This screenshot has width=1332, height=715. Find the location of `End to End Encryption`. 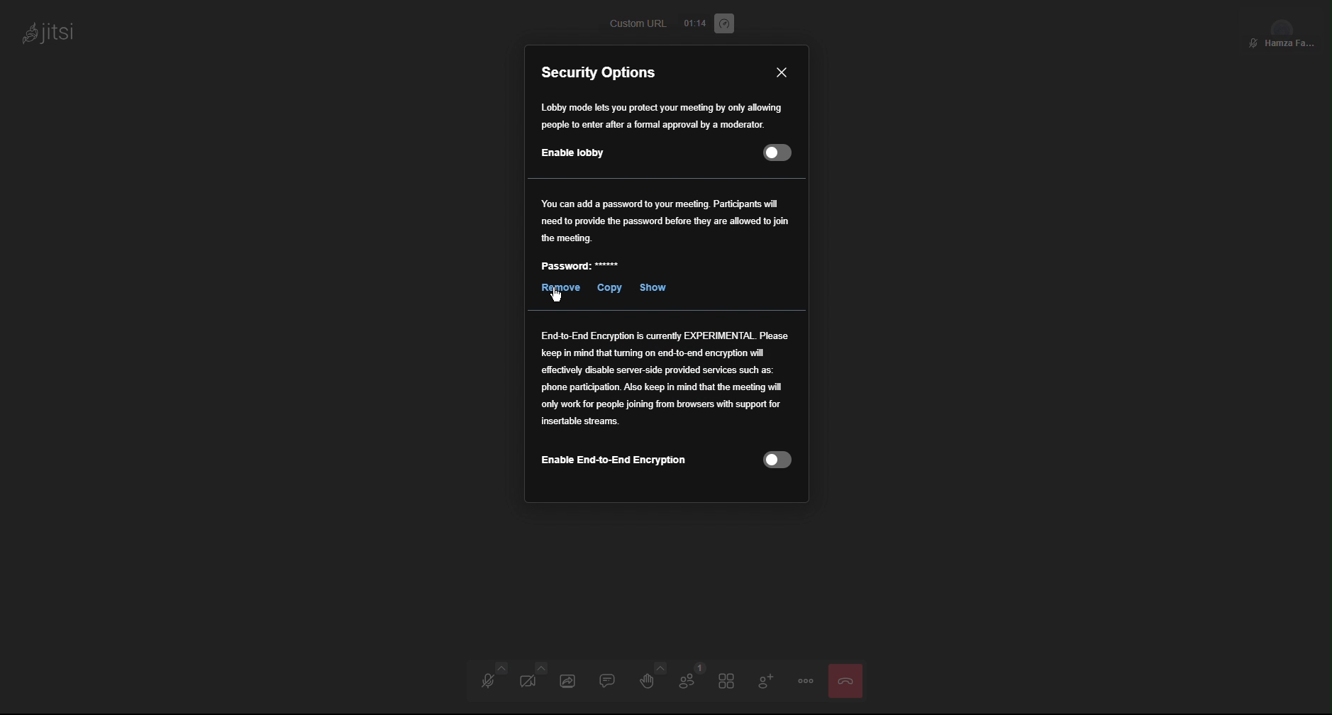

End to End Encryption is located at coordinates (665, 379).